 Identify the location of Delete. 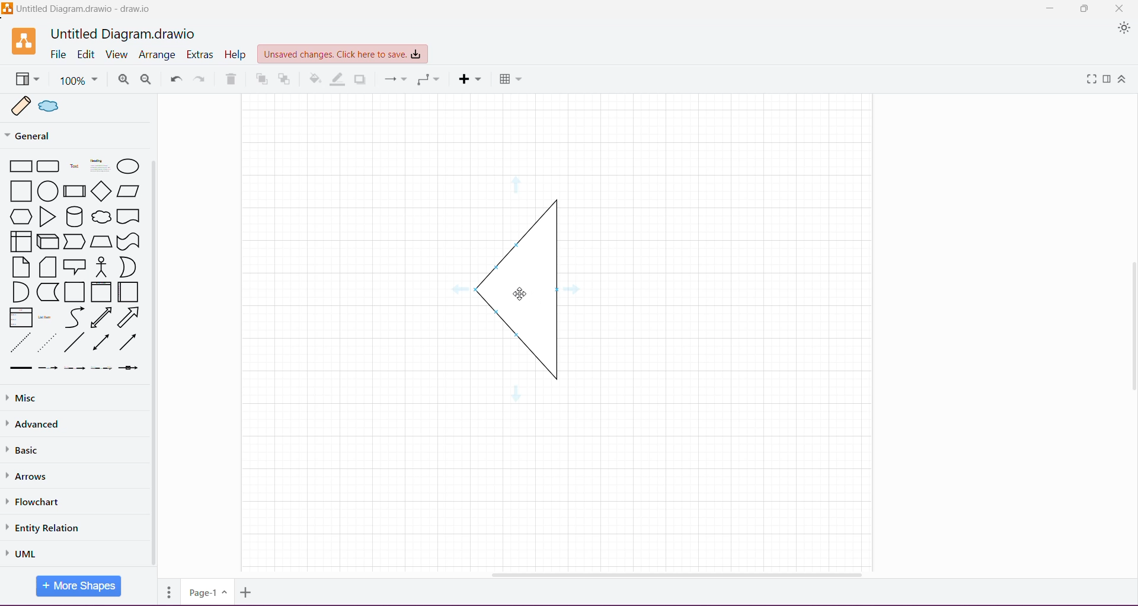
(232, 79).